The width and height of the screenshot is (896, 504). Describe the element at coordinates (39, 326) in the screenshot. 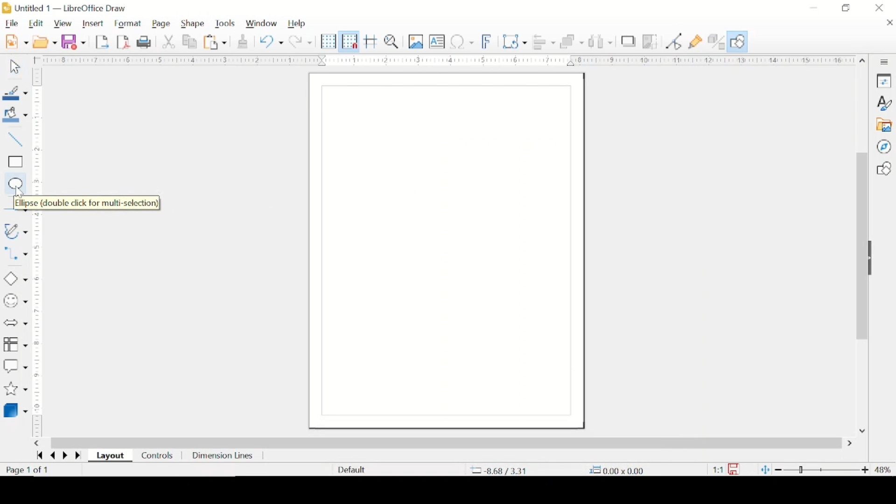

I see `margin` at that location.